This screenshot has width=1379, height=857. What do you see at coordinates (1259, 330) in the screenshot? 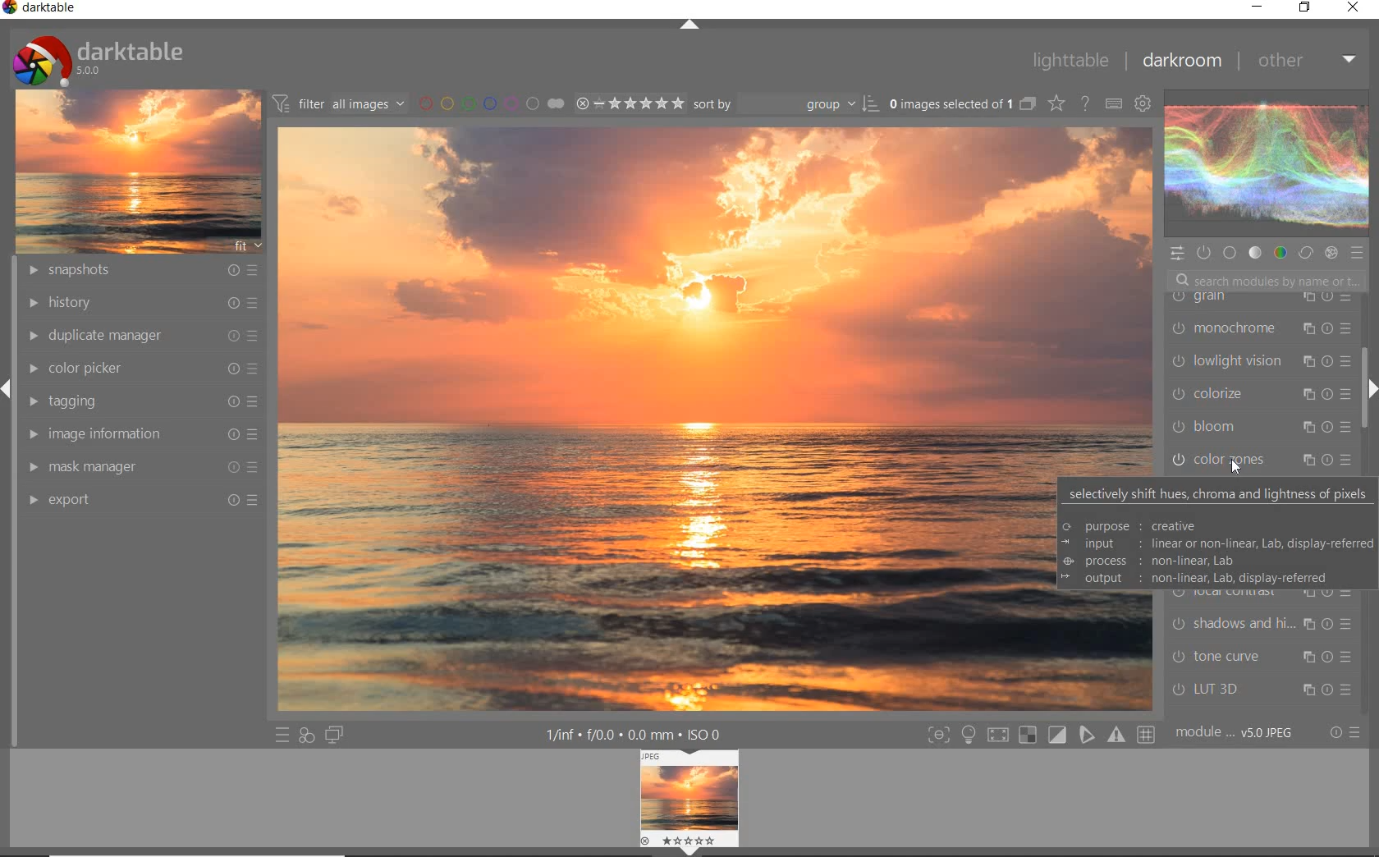
I see `monochrome` at bounding box center [1259, 330].